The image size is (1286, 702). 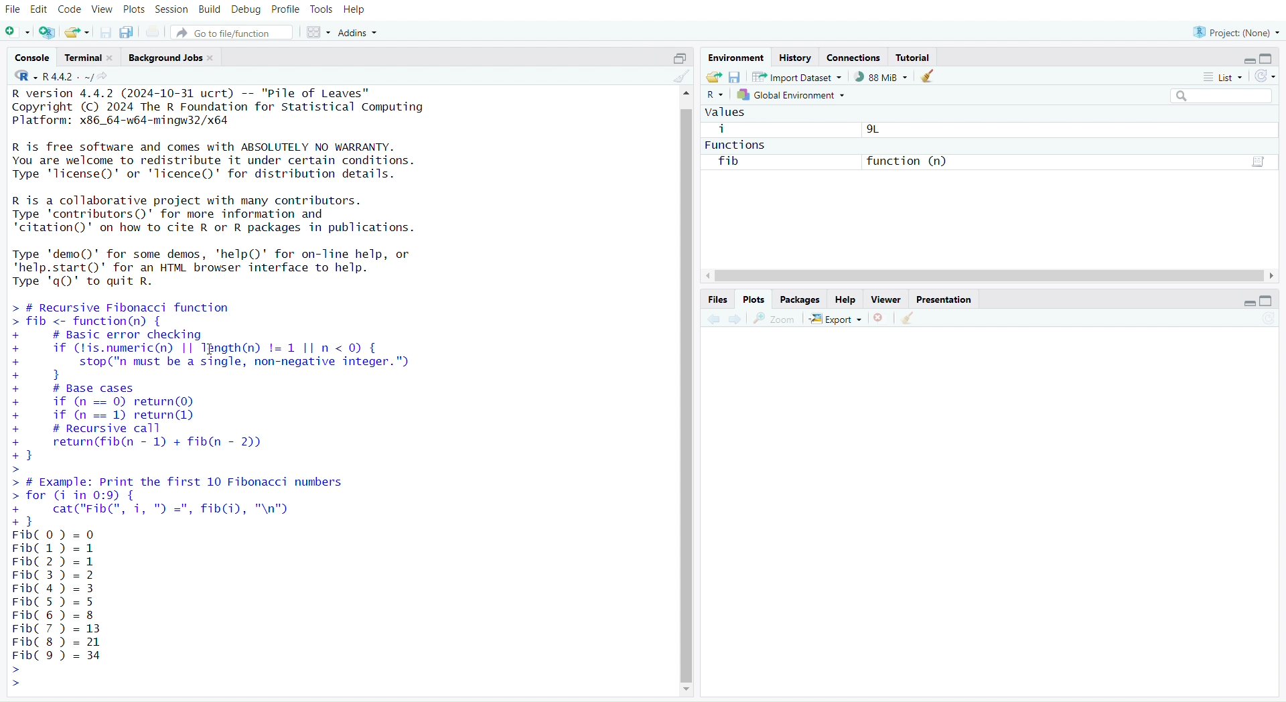 I want to click on packages, so click(x=802, y=300).